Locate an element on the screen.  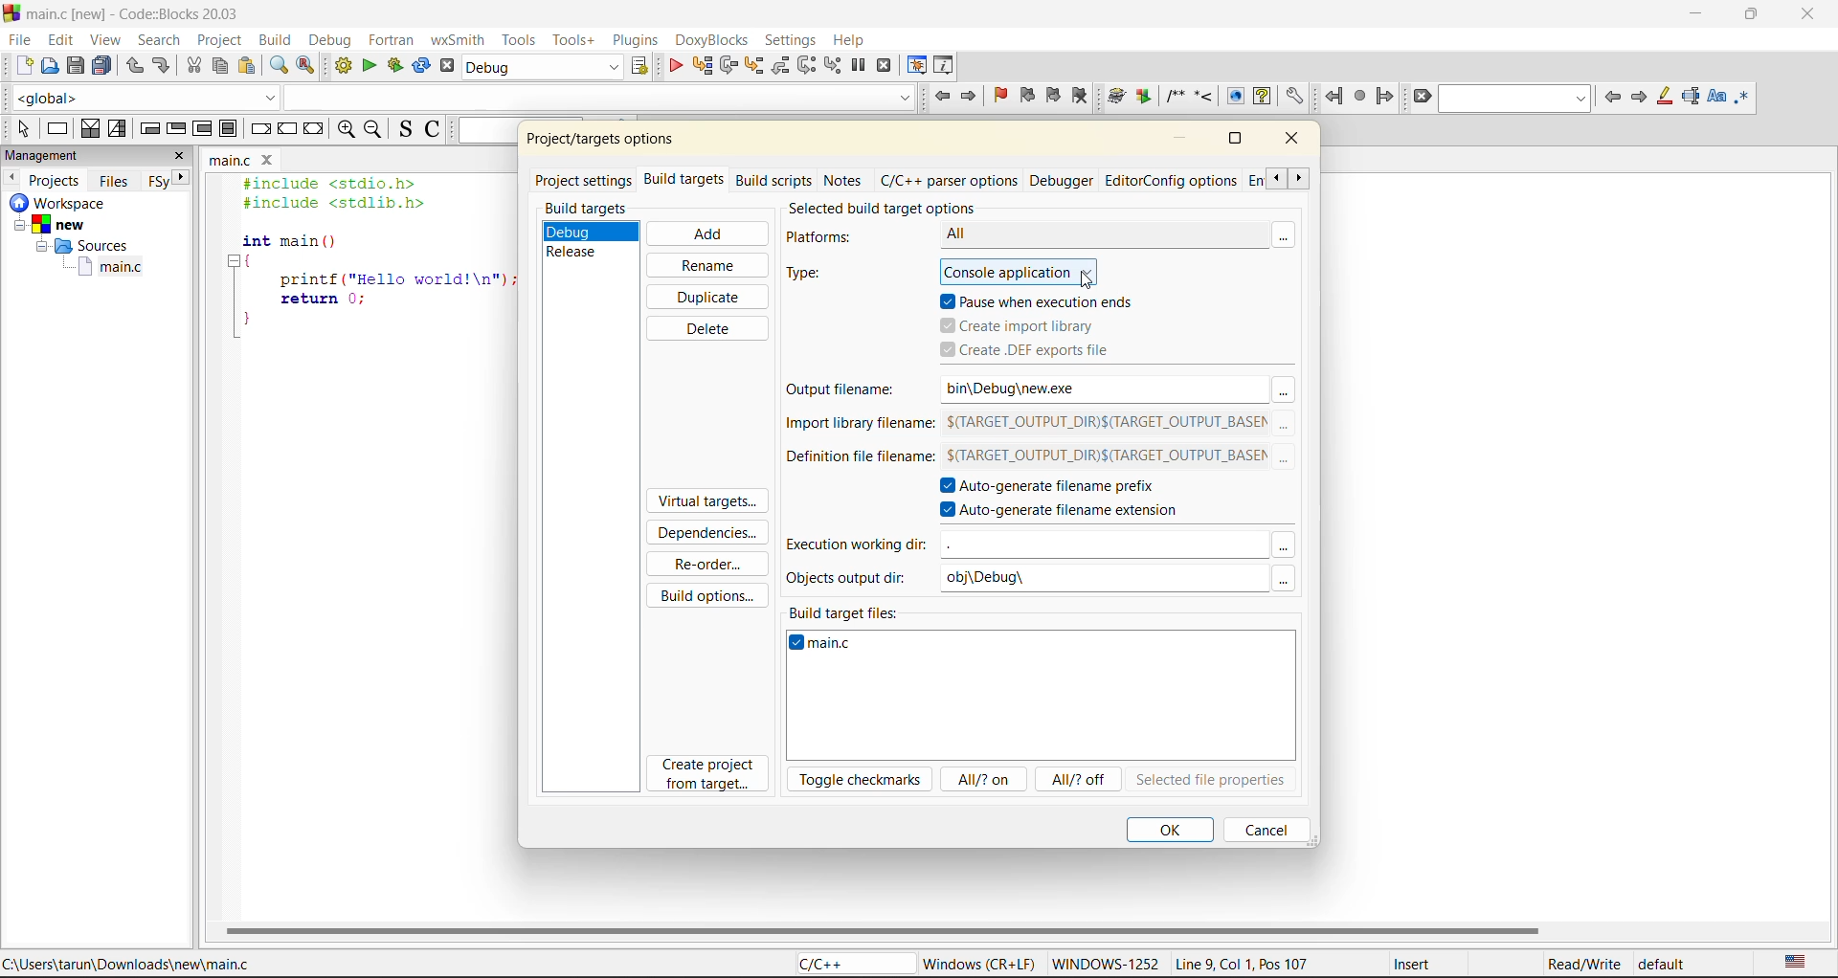
create project from target is located at coordinates (713, 774).